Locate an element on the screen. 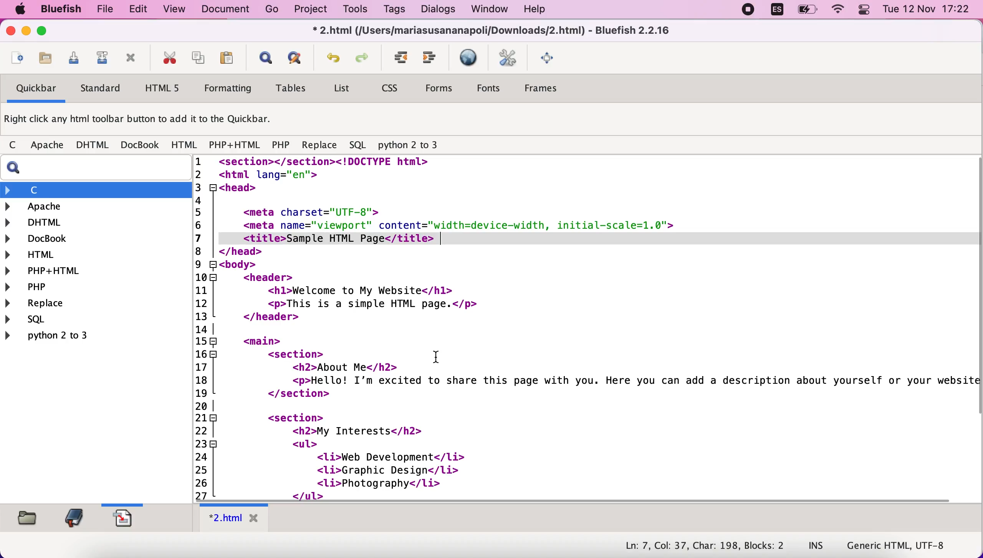 The image size is (983, 558). save current file is located at coordinates (75, 58).